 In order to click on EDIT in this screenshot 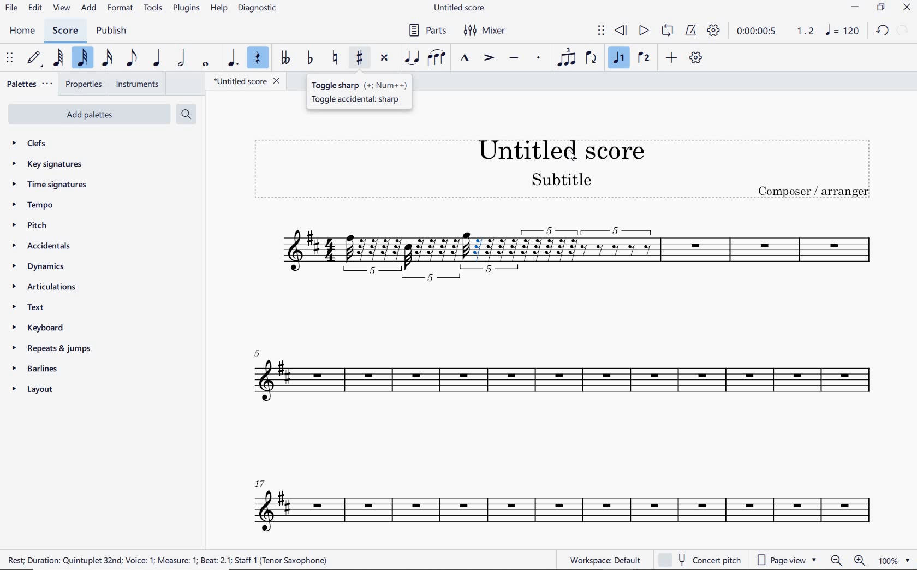, I will do `click(35, 8)`.